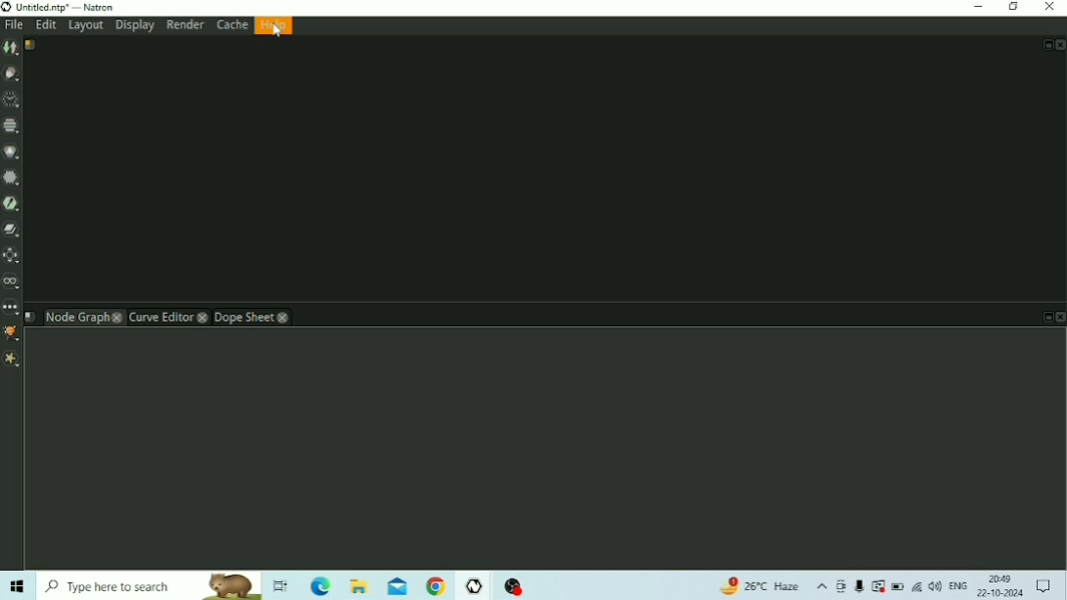 This screenshot has width=1067, height=600. What do you see at coordinates (436, 586) in the screenshot?
I see `Google Chrome` at bounding box center [436, 586].